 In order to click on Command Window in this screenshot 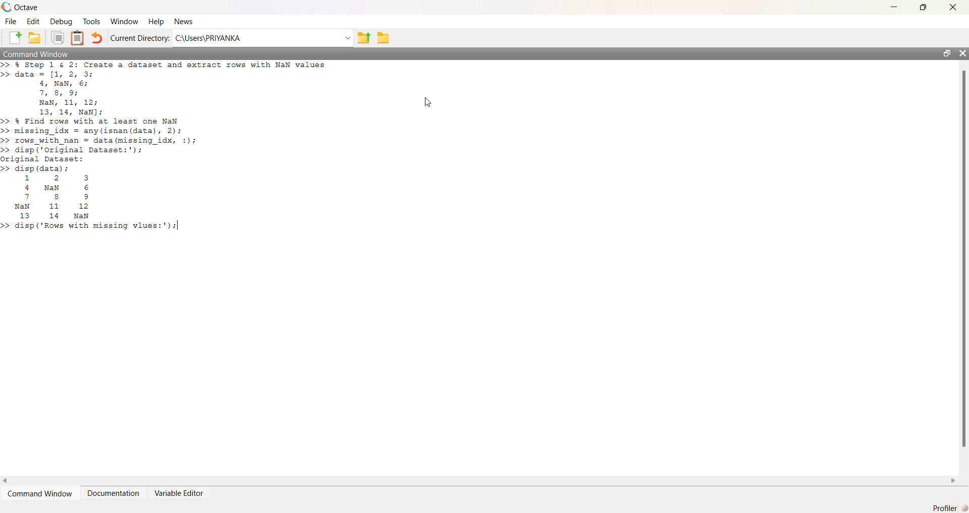, I will do `click(40, 494)`.